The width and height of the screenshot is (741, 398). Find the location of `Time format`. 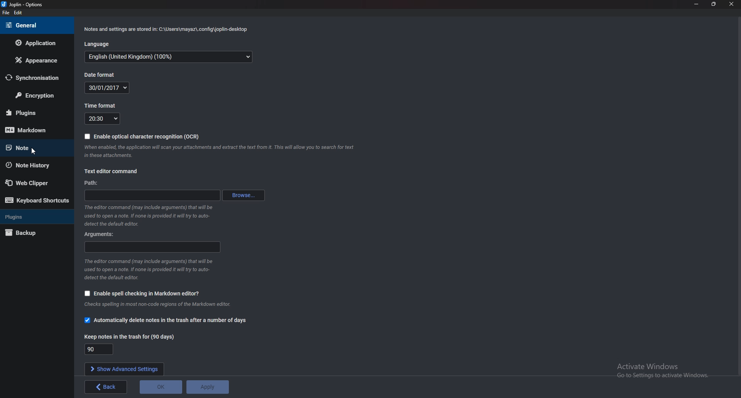

Time format is located at coordinates (102, 119).